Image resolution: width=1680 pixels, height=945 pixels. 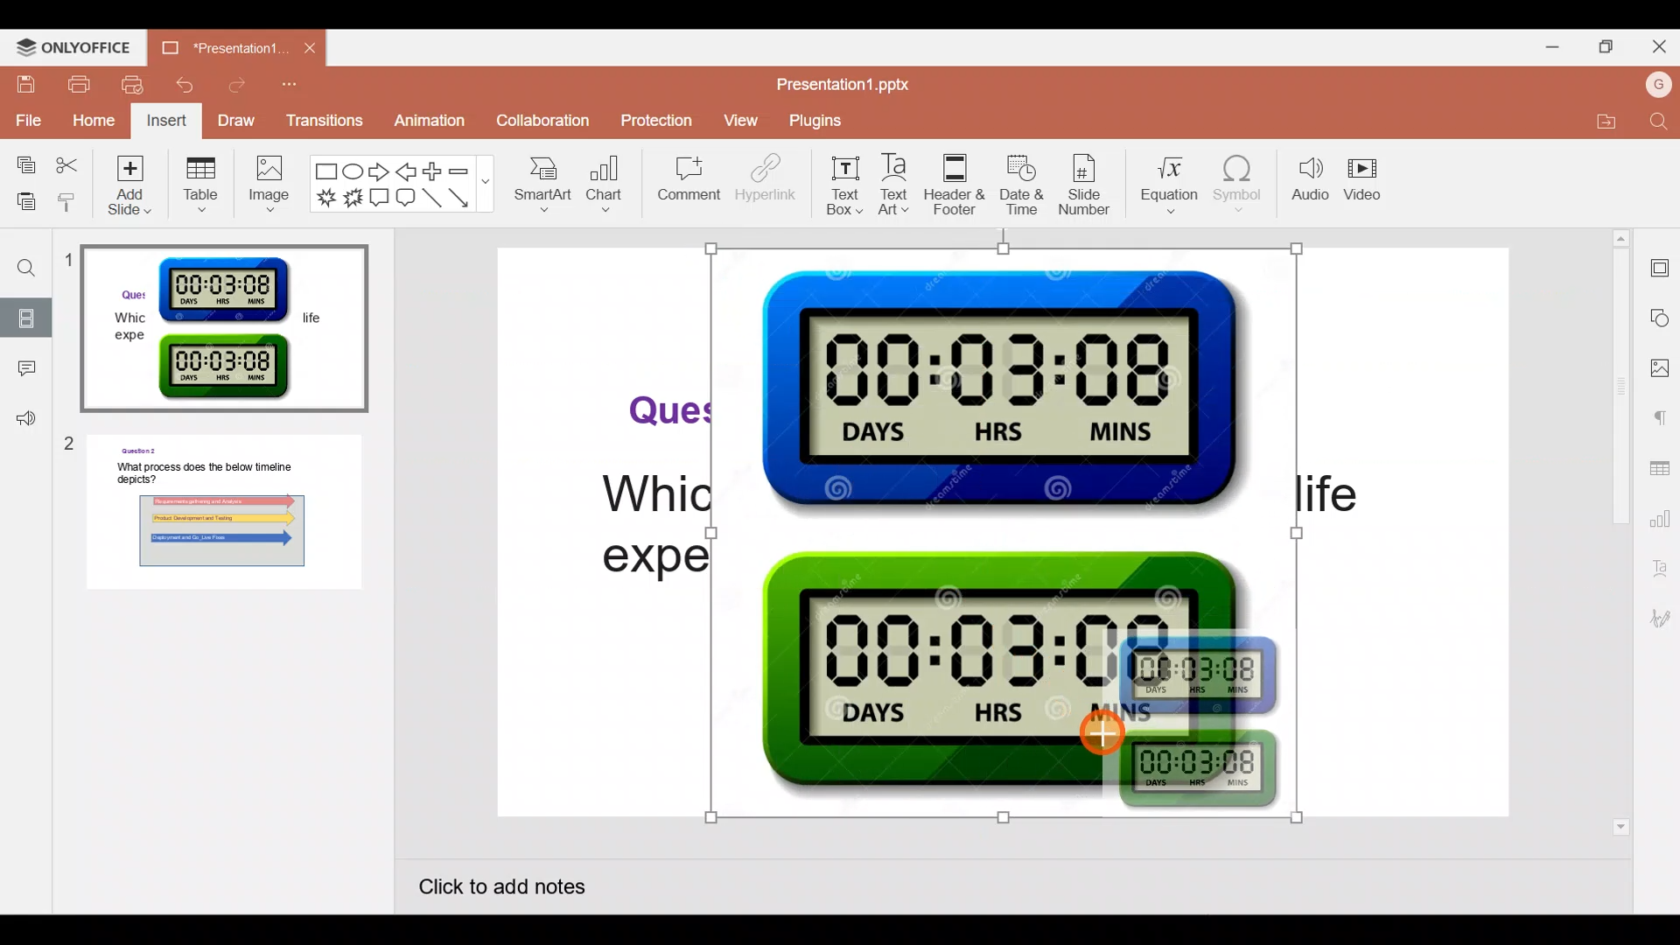 What do you see at coordinates (842, 182) in the screenshot?
I see `Text box` at bounding box center [842, 182].